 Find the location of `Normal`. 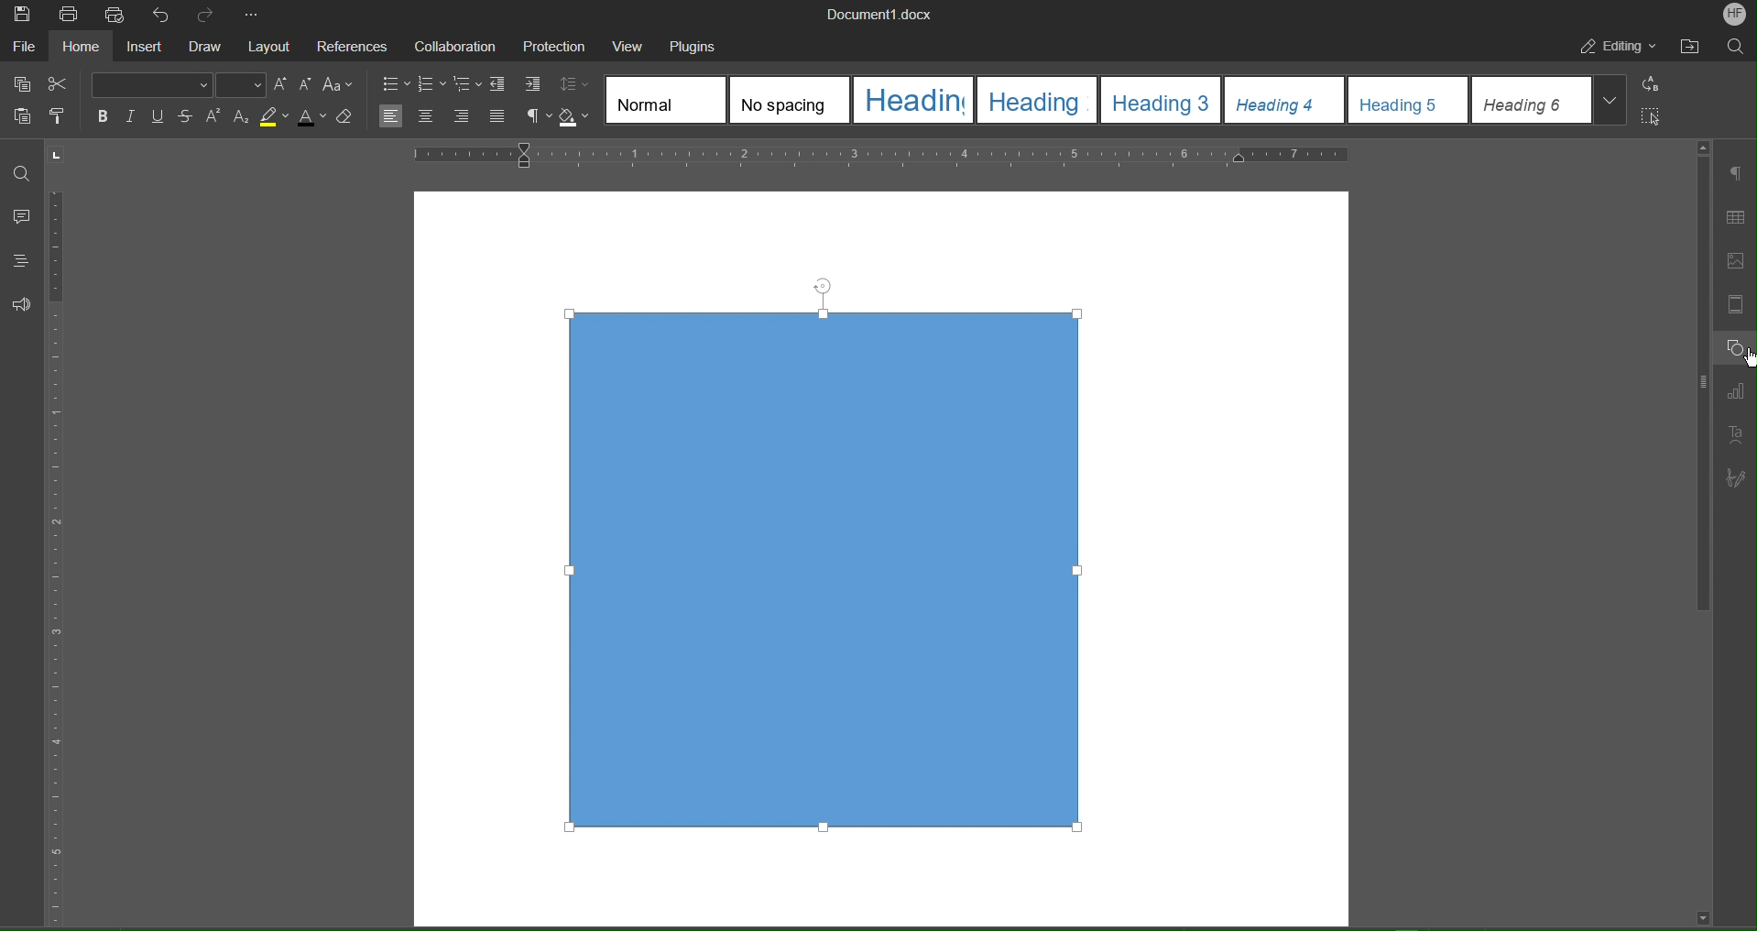

Normal is located at coordinates (664, 98).